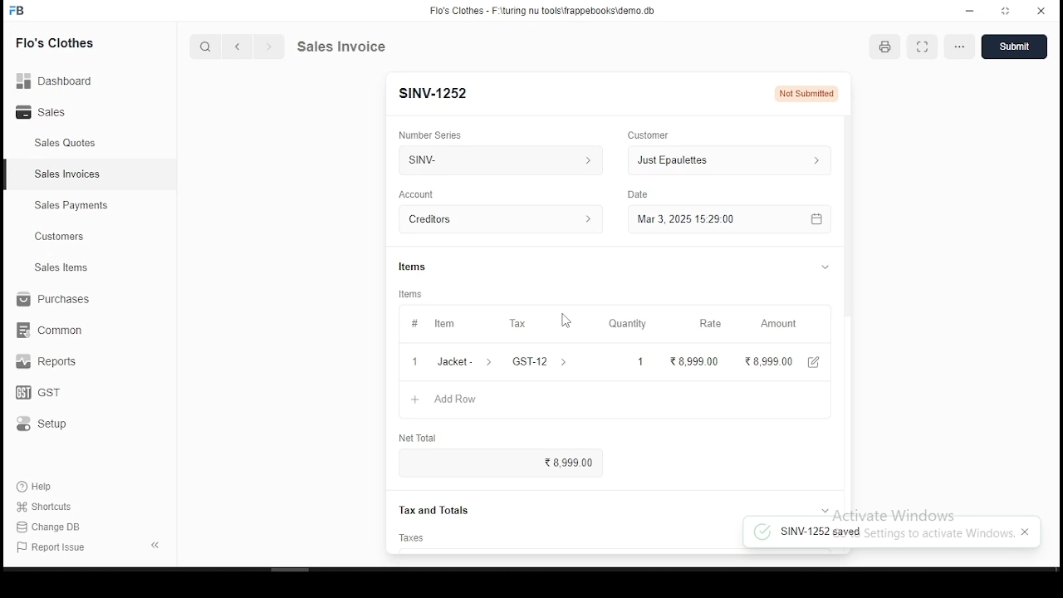  I want to click on Dashboard, so click(62, 81).